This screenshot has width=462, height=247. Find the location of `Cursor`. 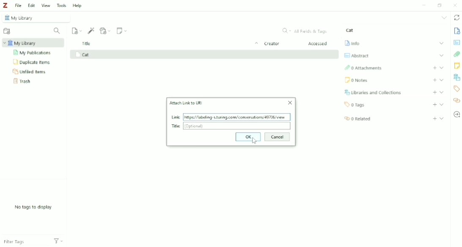

Cursor is located at coordinates (255, 141).